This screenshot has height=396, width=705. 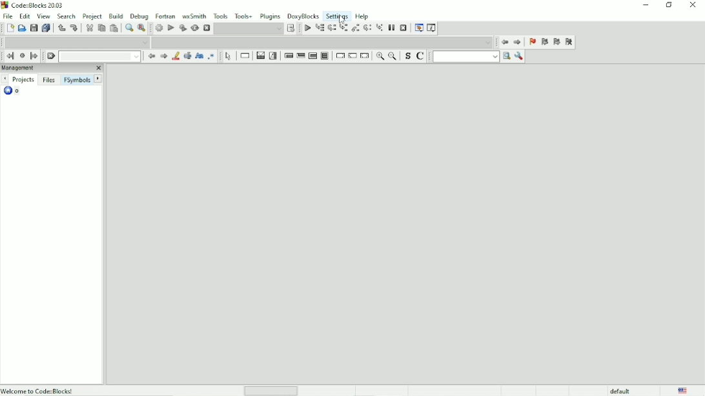 I want to click on Debug, so click(x=139, y=16).